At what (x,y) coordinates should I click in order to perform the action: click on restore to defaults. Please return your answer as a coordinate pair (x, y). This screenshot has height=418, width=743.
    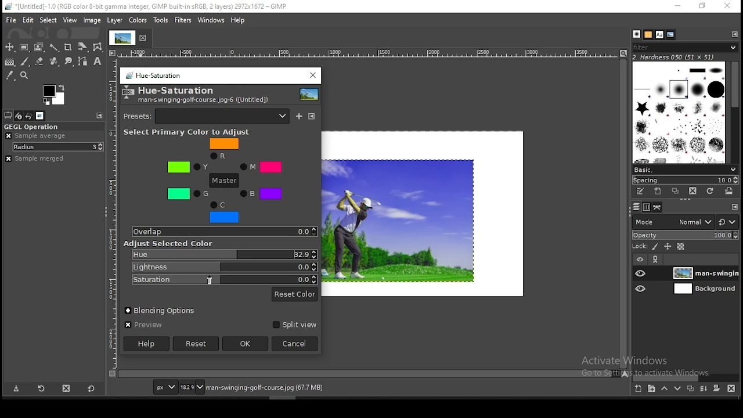
    Looking at the image, I should click on (91, 388).